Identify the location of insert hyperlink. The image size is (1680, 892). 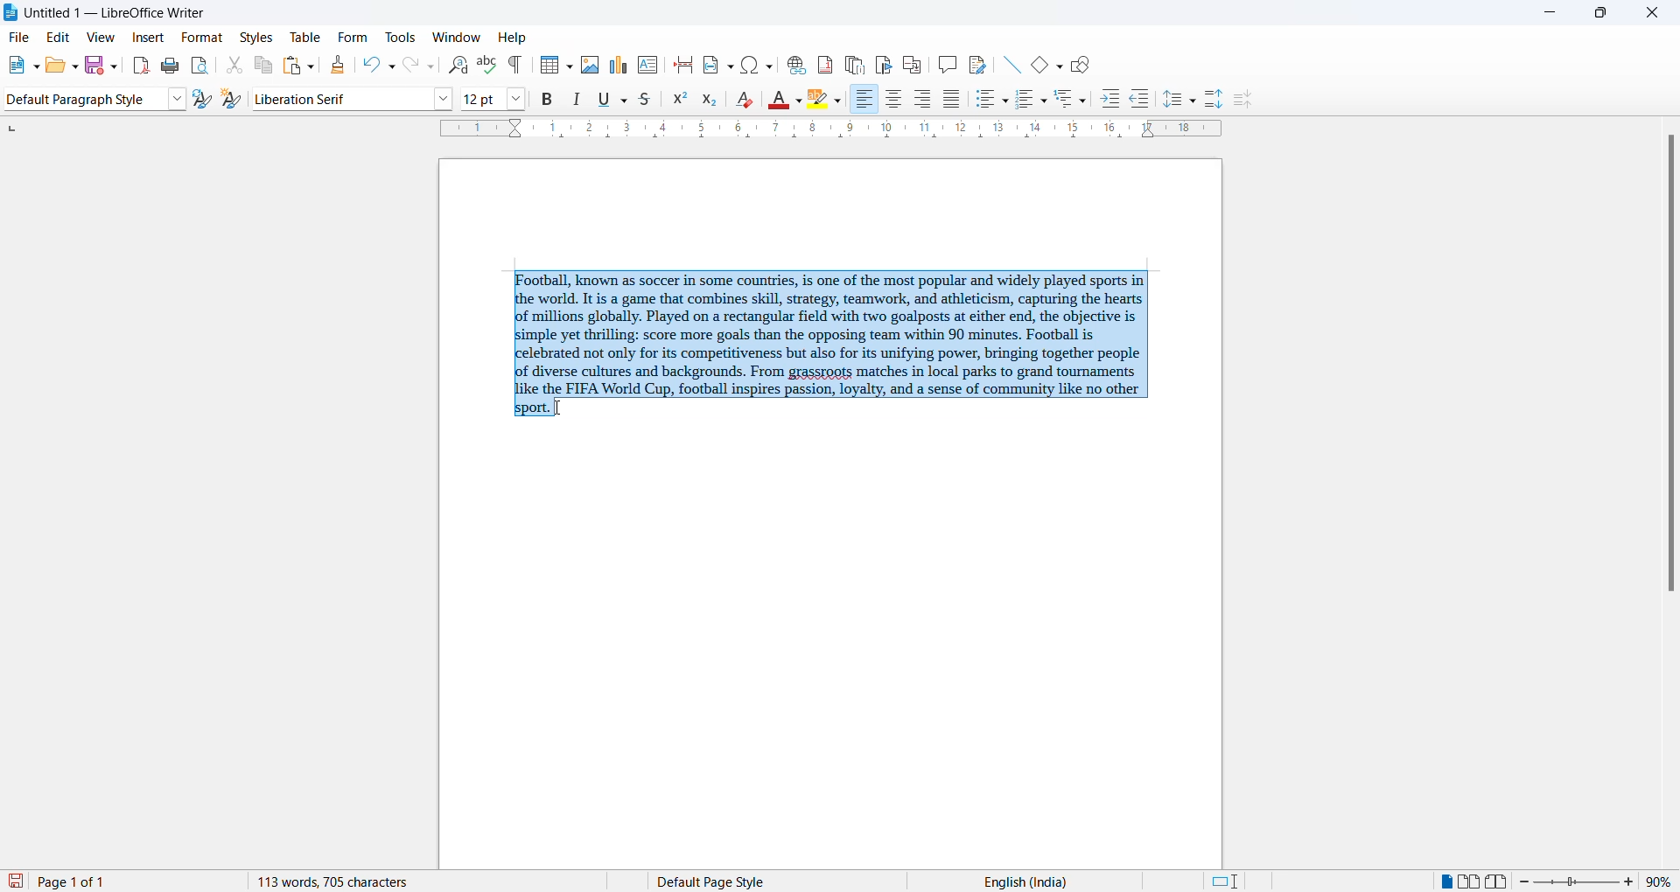
(796, 66).